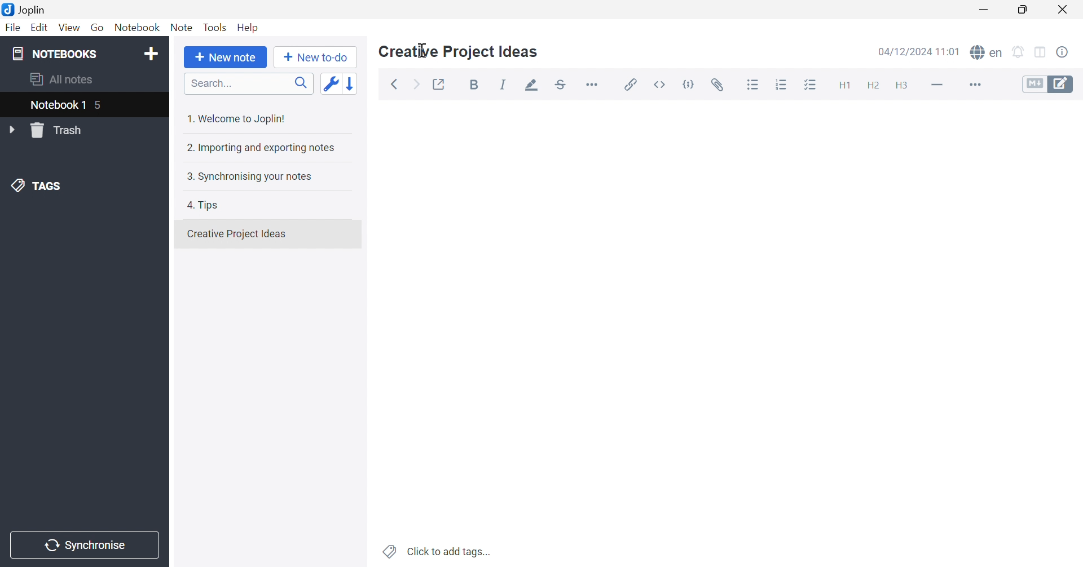  I want to click on Horizontal line, so click(937, 85).